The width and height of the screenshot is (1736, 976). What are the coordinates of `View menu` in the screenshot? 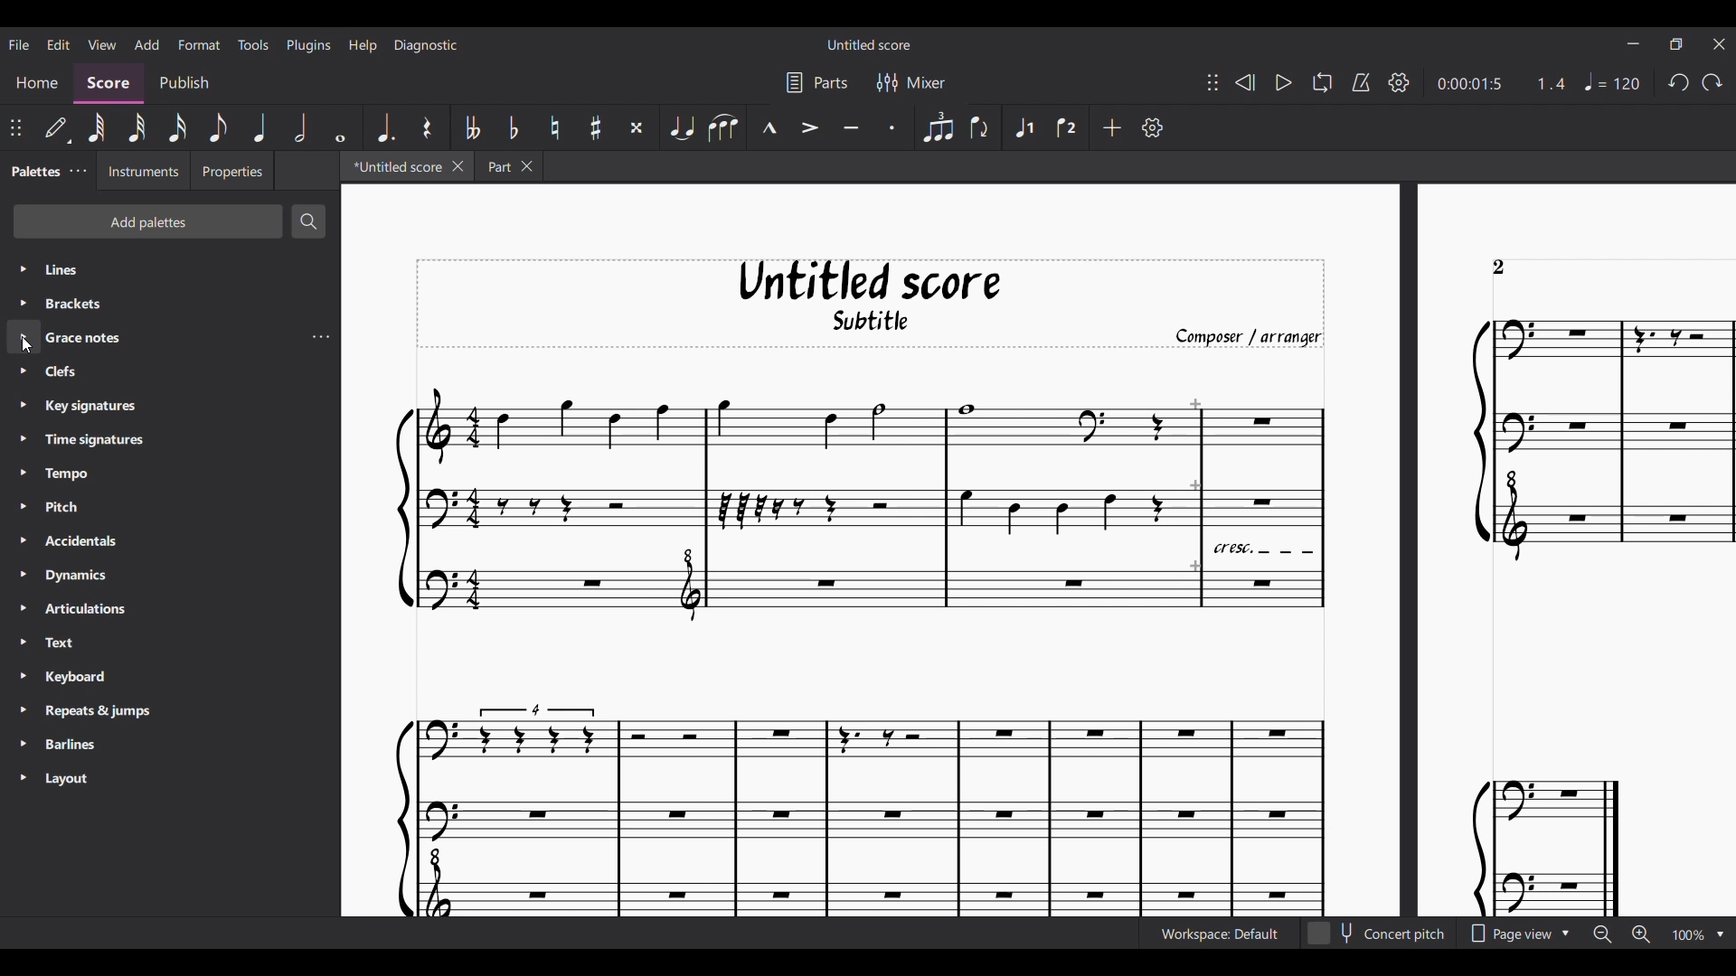 It's located at (100, 44).